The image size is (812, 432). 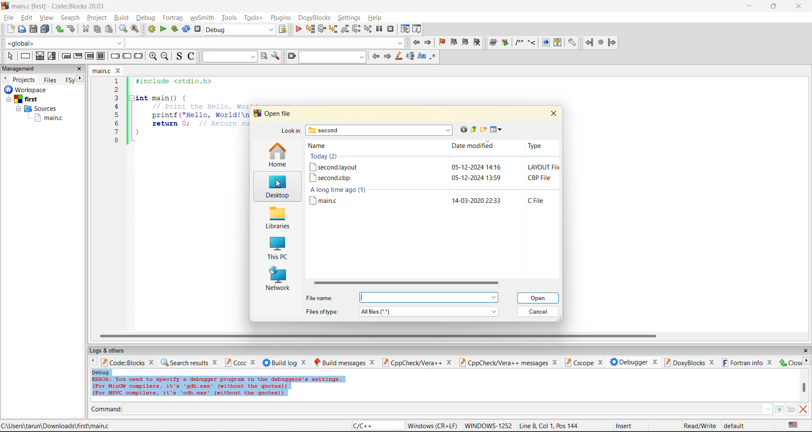 I want to click on #include <stdio.h>, so click(x=179, y=81).